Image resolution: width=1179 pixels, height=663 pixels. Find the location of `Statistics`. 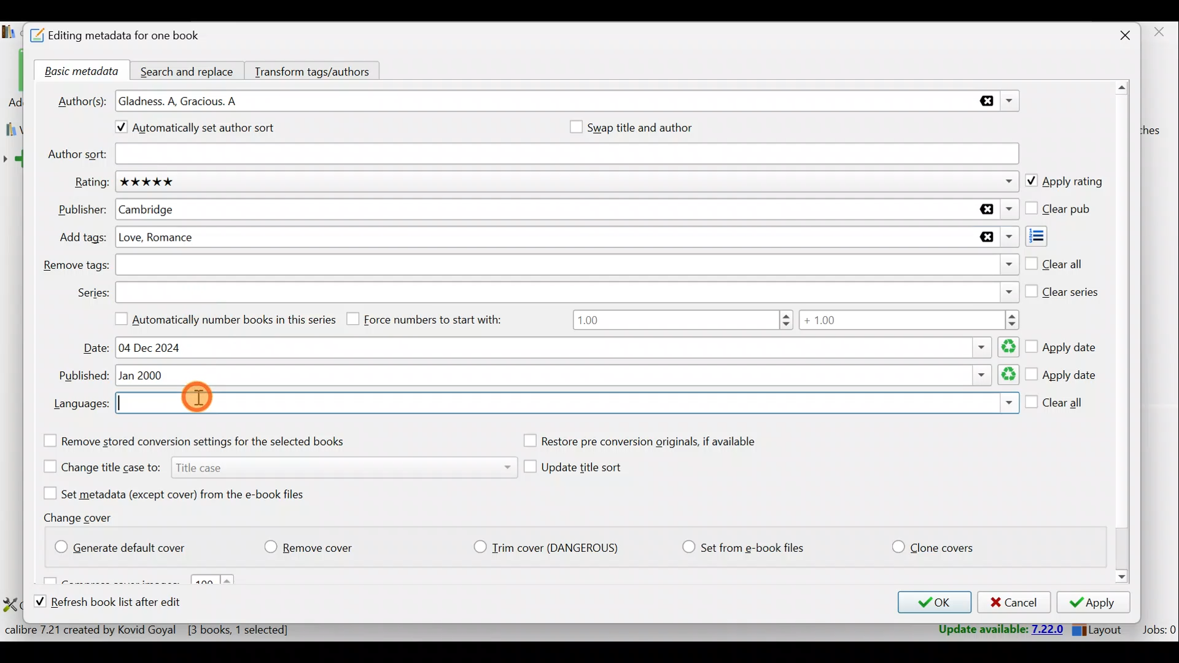

Statistics is located at coordinates (170, 629).